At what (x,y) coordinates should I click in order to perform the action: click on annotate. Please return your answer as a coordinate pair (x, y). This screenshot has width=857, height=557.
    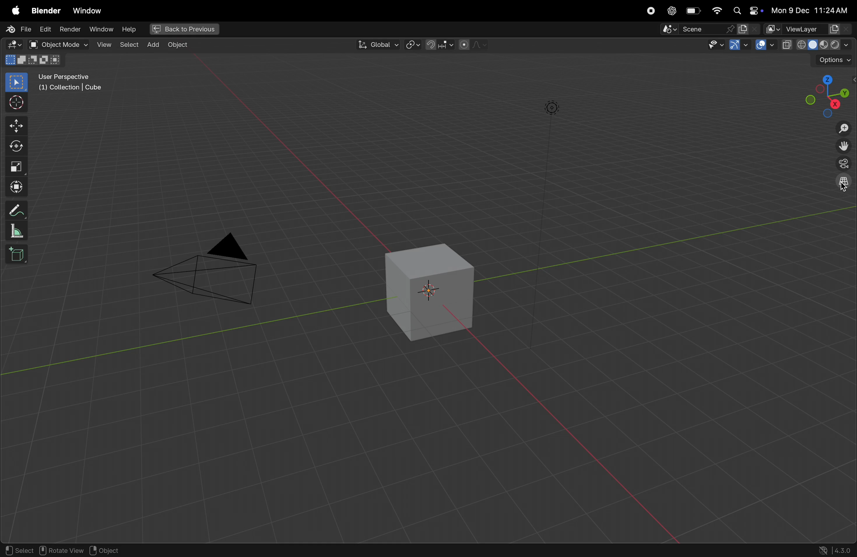
    Looking at the image, I should click on (17, 211).